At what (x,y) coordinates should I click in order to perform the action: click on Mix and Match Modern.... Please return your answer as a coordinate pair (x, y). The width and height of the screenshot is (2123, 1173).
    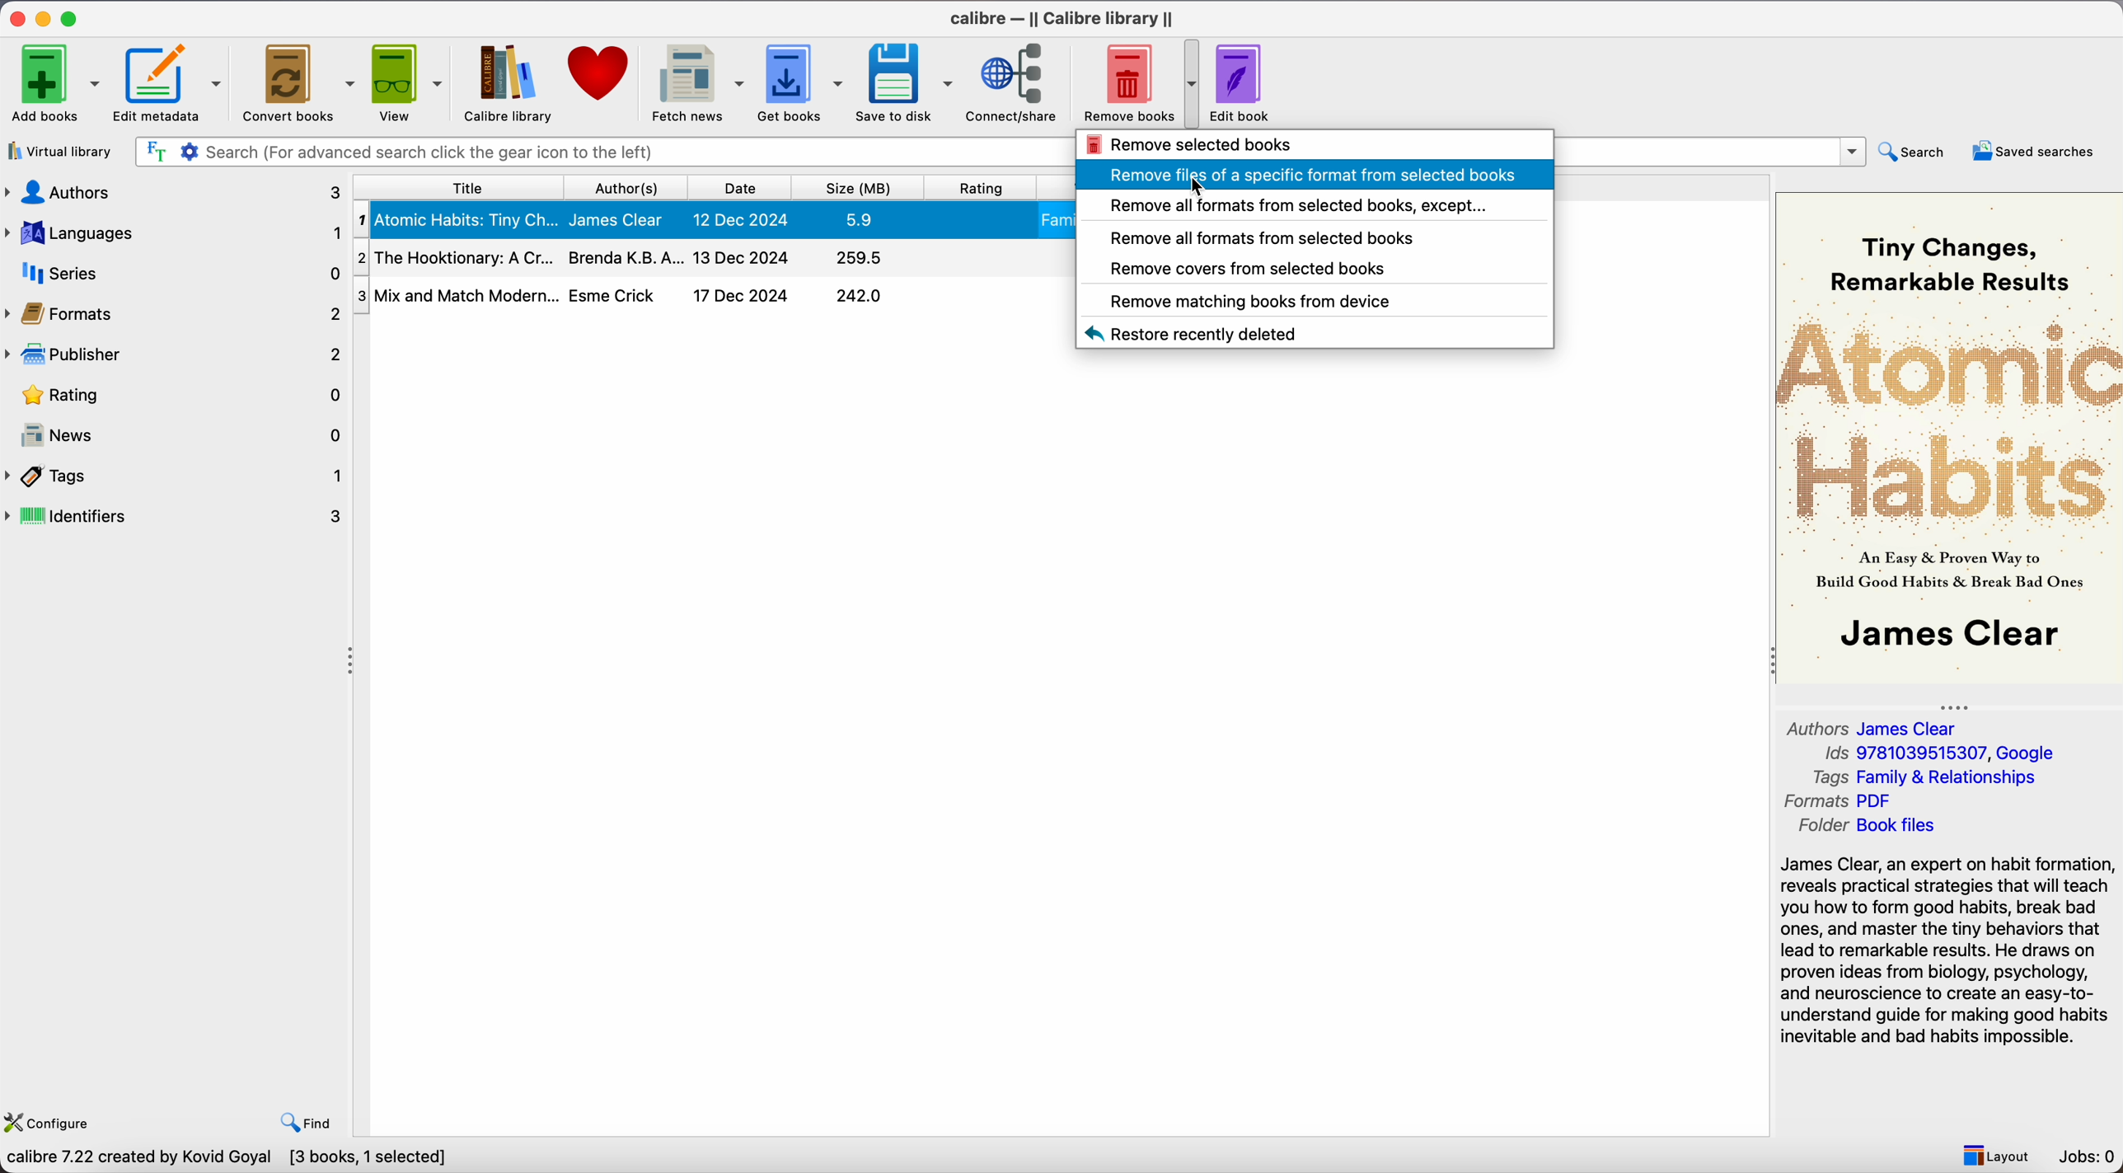
    Looking at the image, I should click on (457, 290).